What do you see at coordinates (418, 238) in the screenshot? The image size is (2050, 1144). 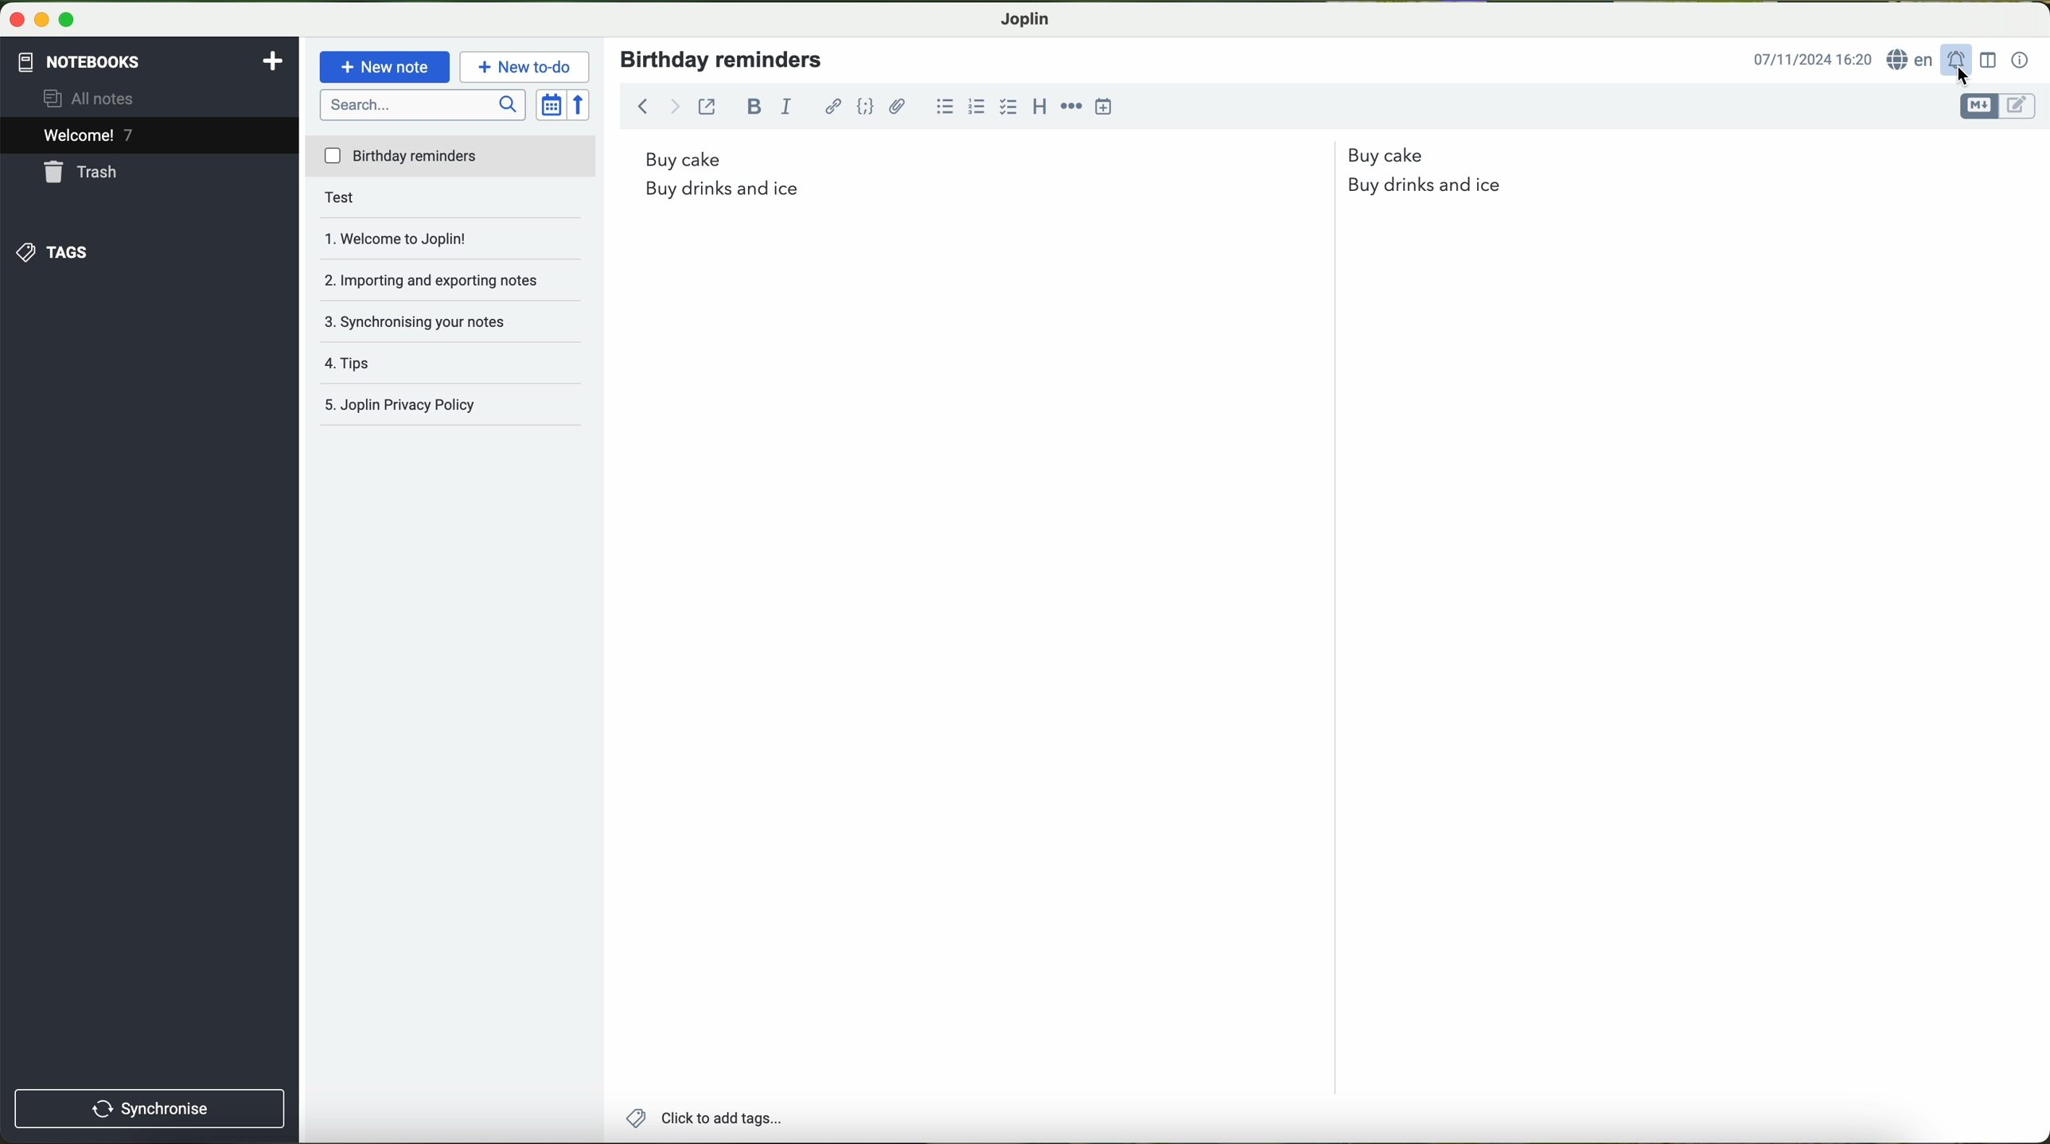 I see `welcome to Joplin` at bounding box center [418, 238].